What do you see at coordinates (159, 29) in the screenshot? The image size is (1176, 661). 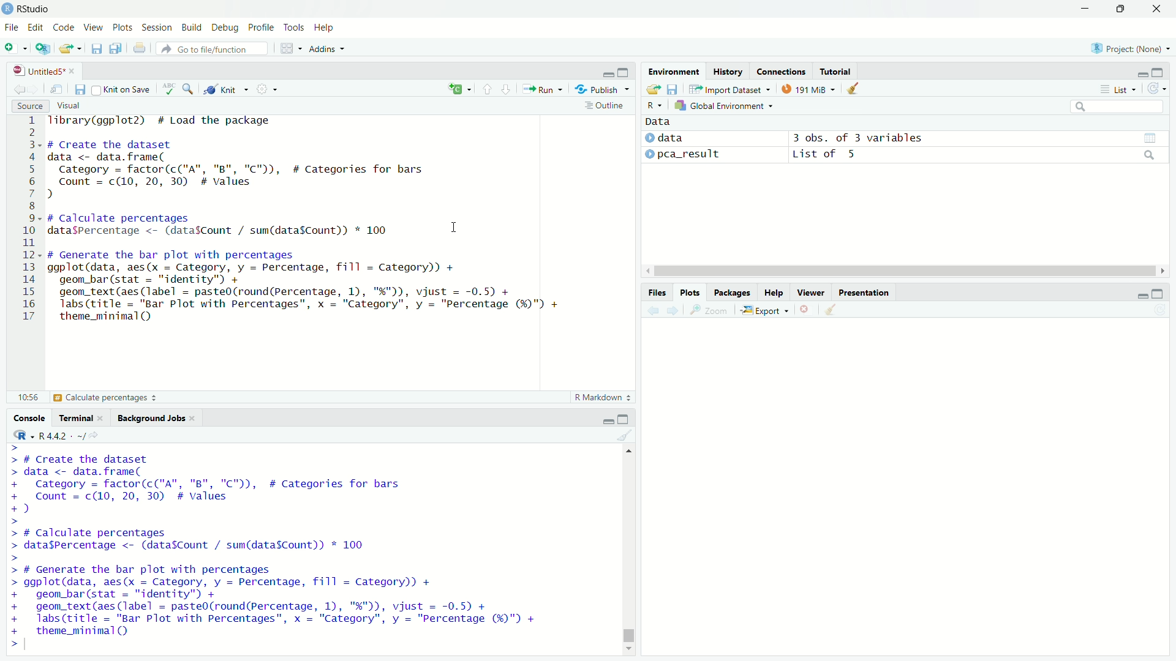 I see `session` at bounding box center [159, 29].